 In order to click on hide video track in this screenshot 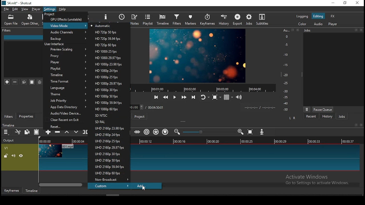, I will do `click(21, 155)`.